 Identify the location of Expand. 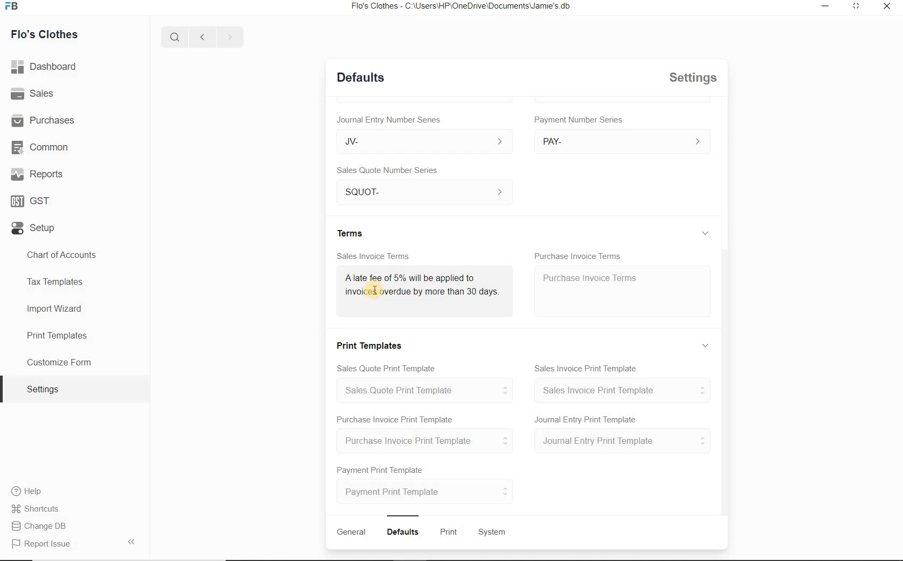
(708, 110).